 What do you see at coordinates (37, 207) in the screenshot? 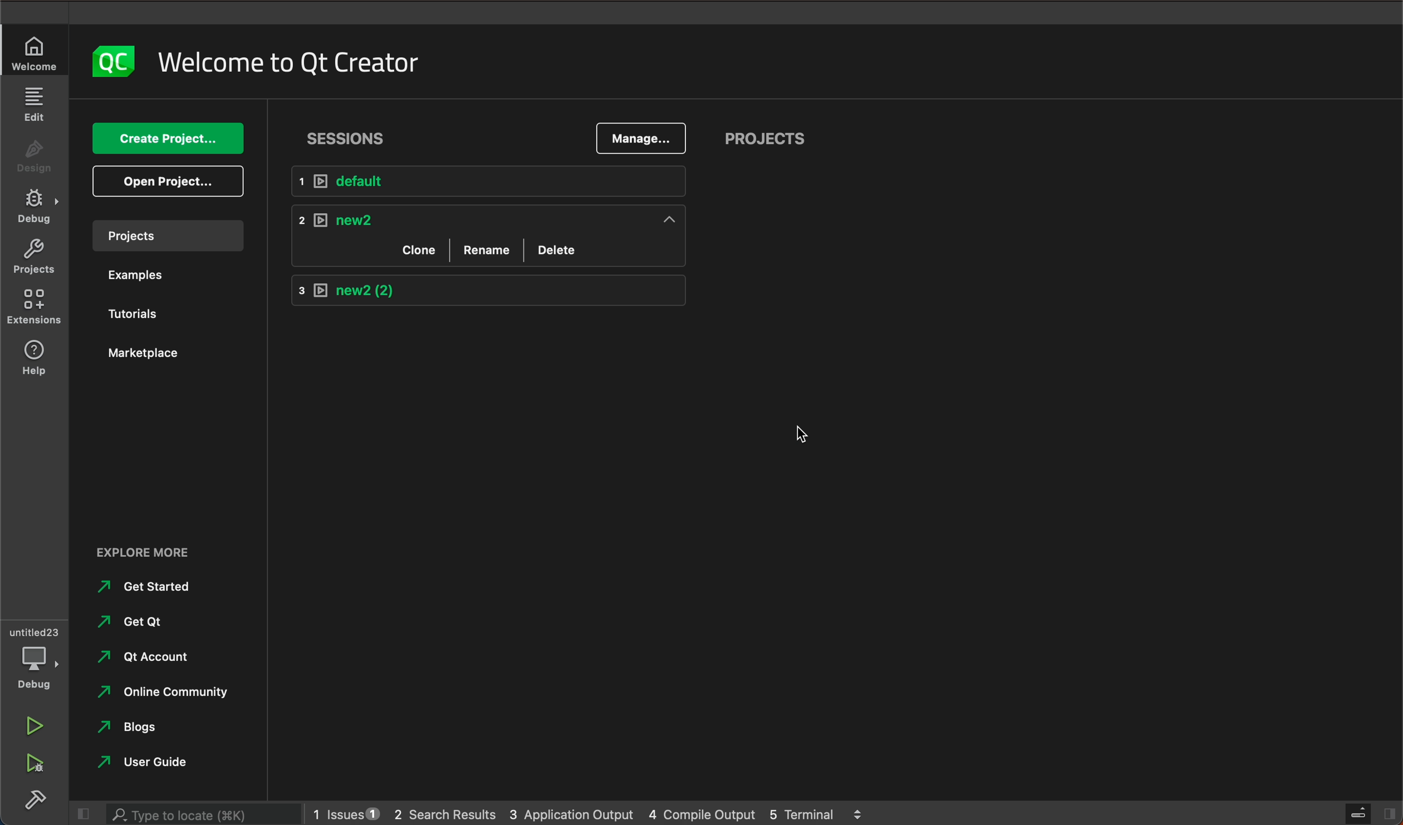
I see `debug` at bounding box center [37, 207].